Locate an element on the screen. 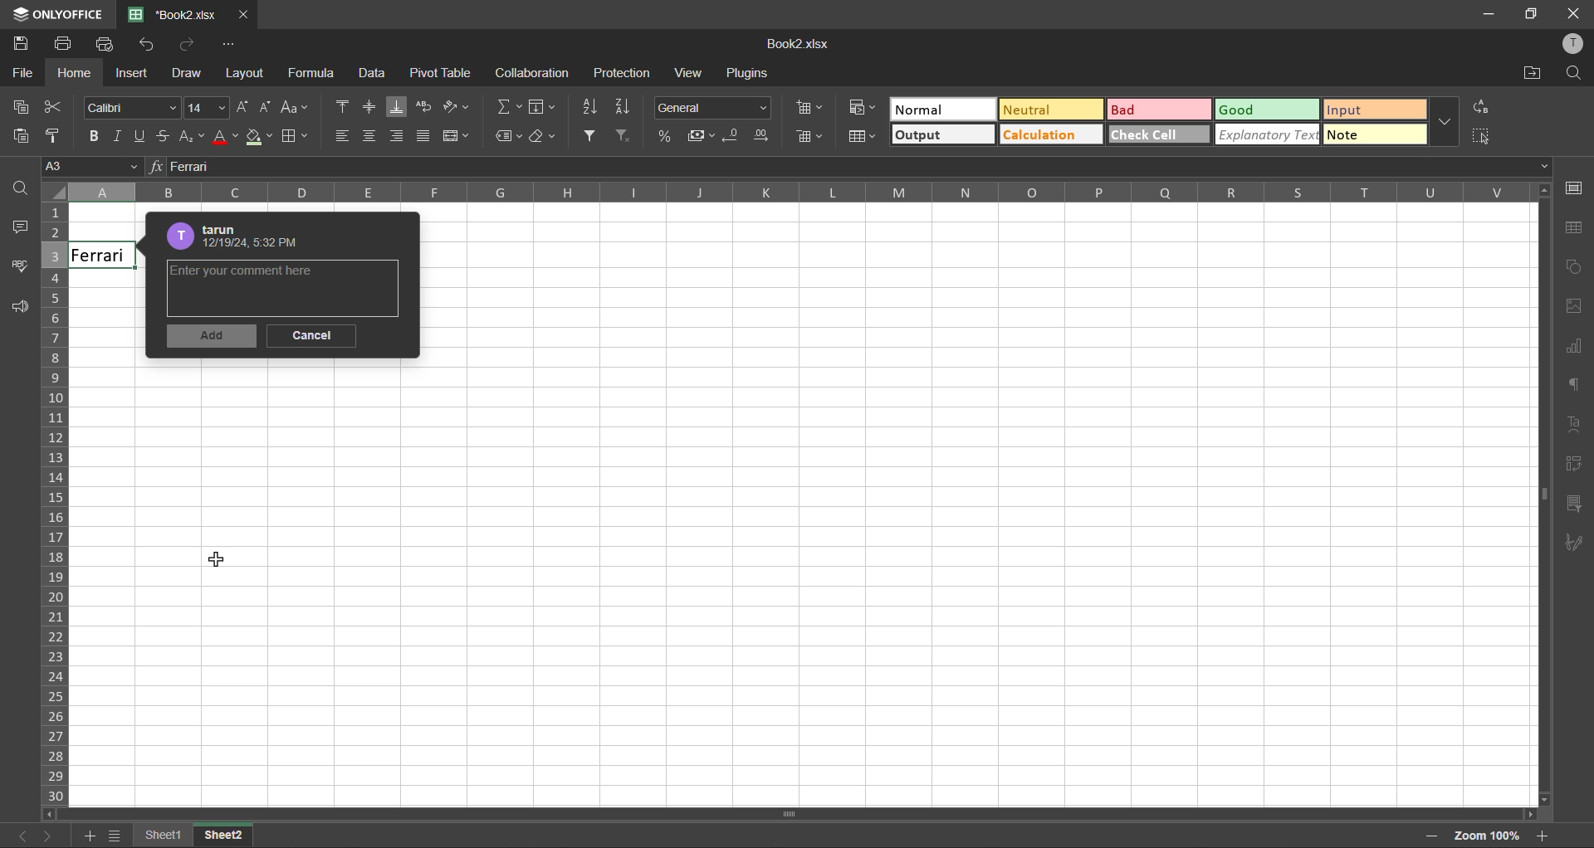 Image resolution: width=1594 pixels, height=848 pixels. Cursor is located at coordinates (213, 558).